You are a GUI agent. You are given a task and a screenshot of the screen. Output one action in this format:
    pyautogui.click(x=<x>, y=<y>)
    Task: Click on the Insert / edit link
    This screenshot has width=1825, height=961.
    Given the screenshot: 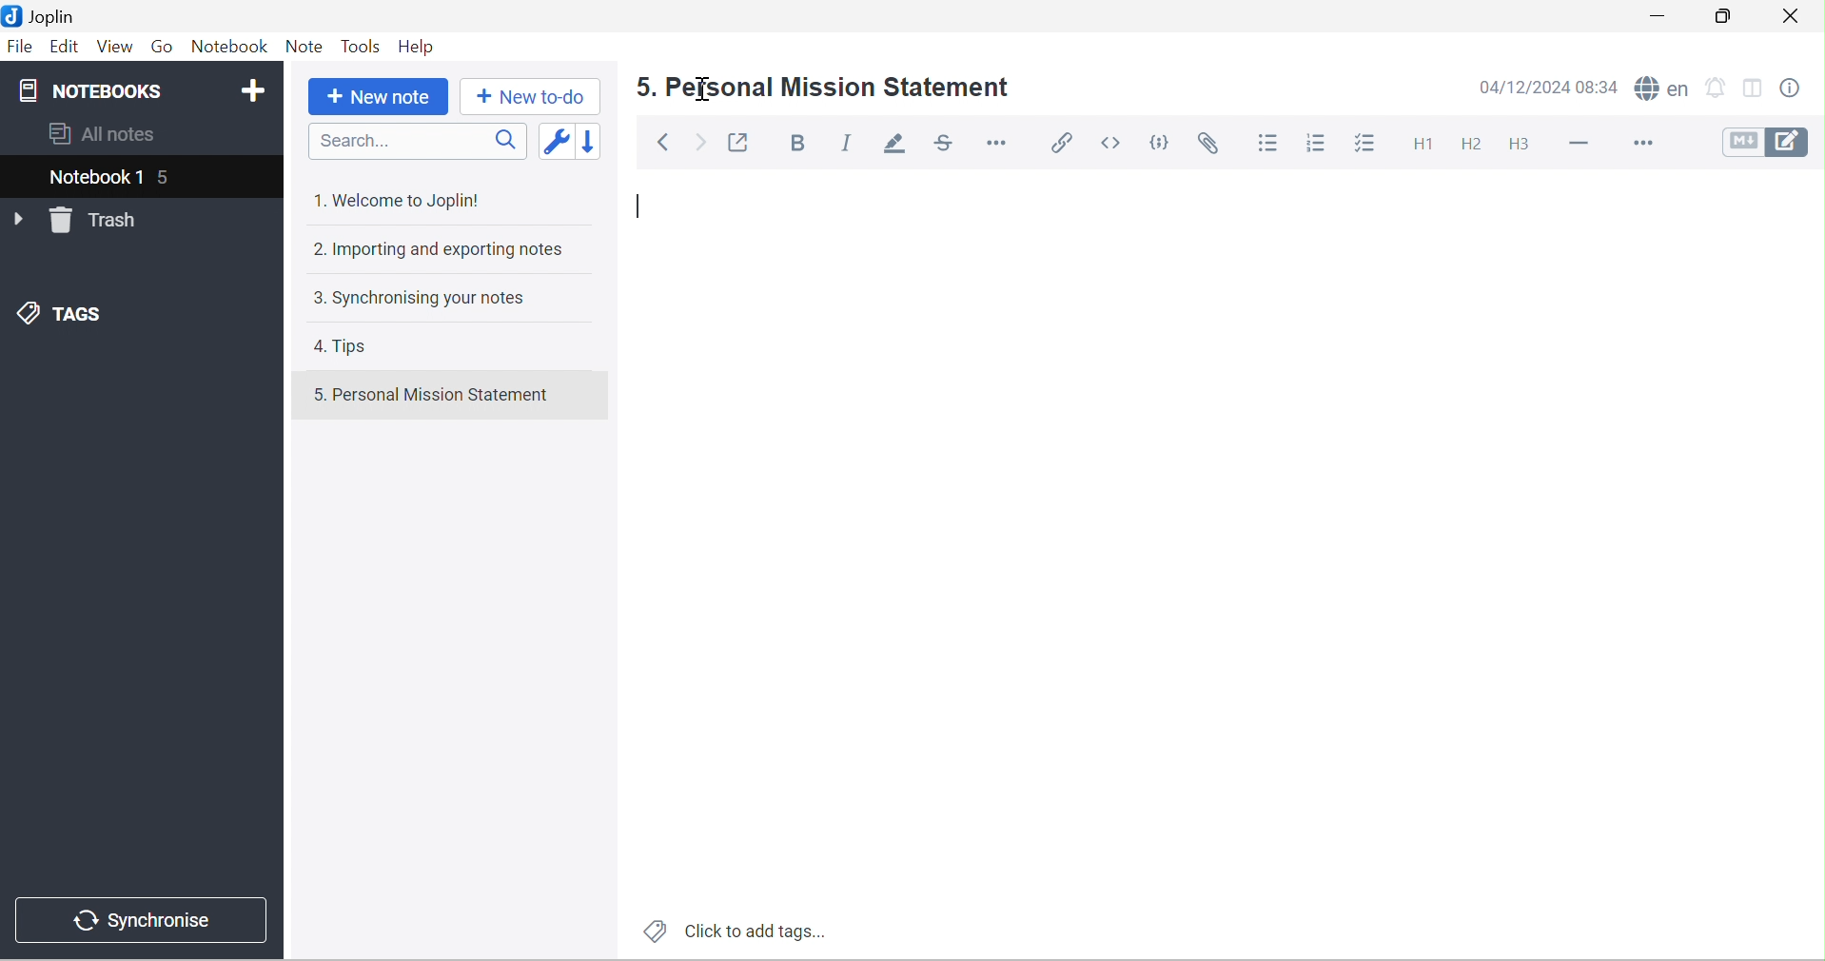 What is the action you would take?
    pyautogui.click(x=1061, y=142)
    